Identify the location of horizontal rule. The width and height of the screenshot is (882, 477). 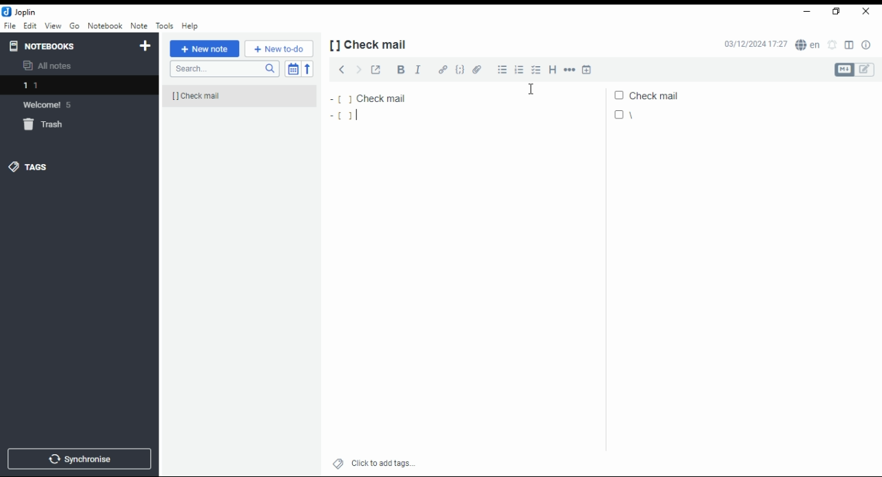
(570, 70).